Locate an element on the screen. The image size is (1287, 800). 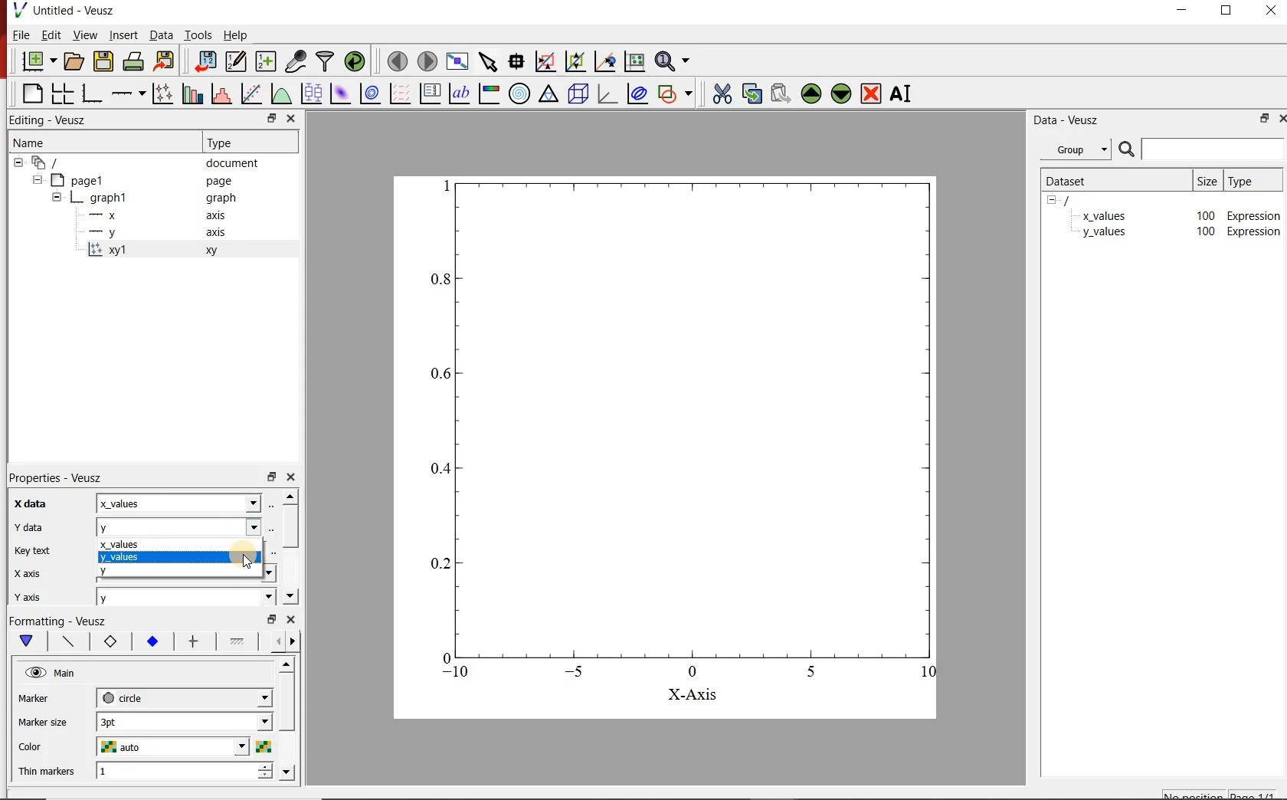
close is located at coordinates (292, 118).